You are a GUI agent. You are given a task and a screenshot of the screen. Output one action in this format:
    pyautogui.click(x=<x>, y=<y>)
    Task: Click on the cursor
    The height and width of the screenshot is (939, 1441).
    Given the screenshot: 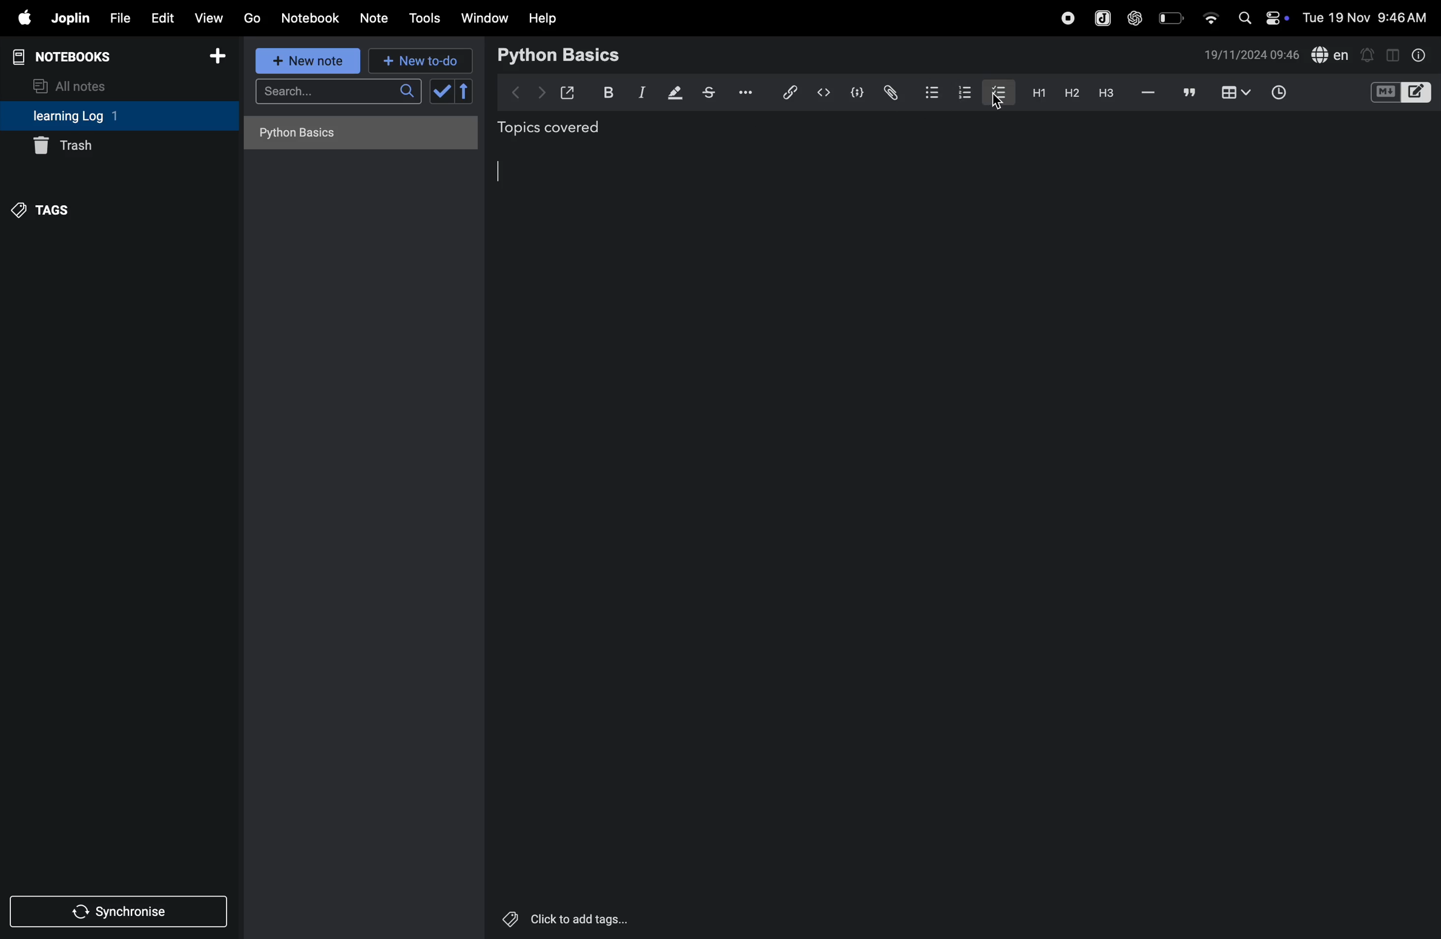 What is the action you would take?
    pyautogui.click(x=506, y=171)
    